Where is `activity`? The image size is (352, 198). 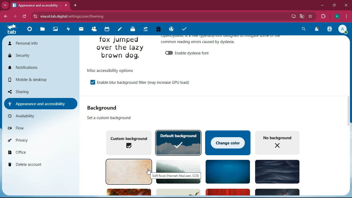
activity is located at coordinates (330, 30).